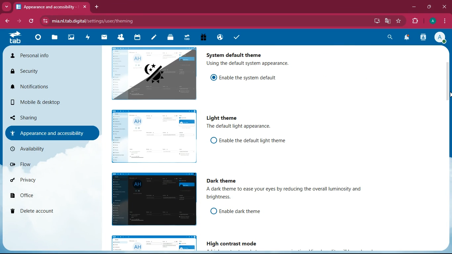 The width and height of the screenshot is (452, 254). What do you see at coordinates (235, 54) in the screenshot?
I see `system default` at bounding box center [235, 54].